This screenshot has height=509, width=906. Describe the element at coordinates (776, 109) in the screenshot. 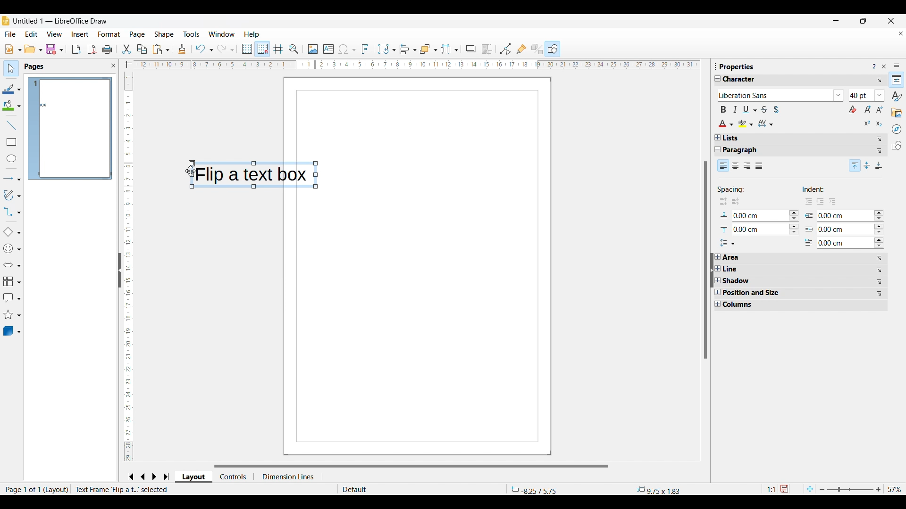

I see `Toggle shadow` at that location.